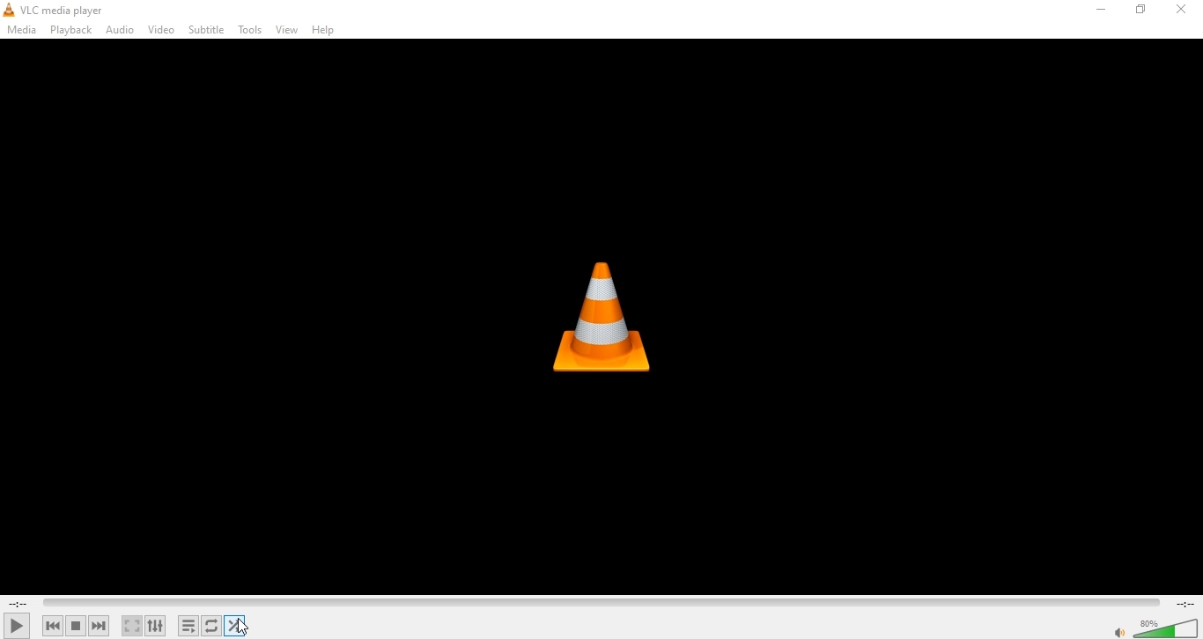 This screenshot has width=1203, height=639. I want to click on help, so click(328, 30).